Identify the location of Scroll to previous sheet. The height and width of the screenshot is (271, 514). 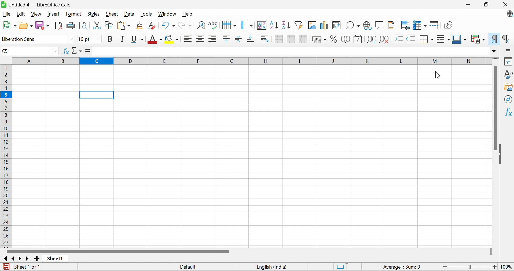
(13, 258).